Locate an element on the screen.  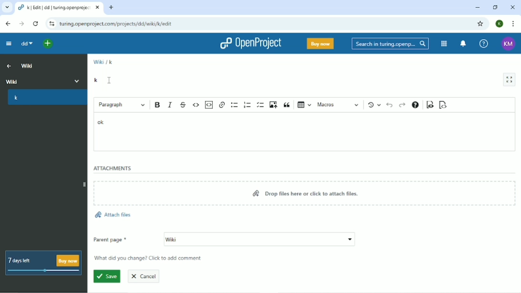
To-do list is located at coordinates (260, 105).